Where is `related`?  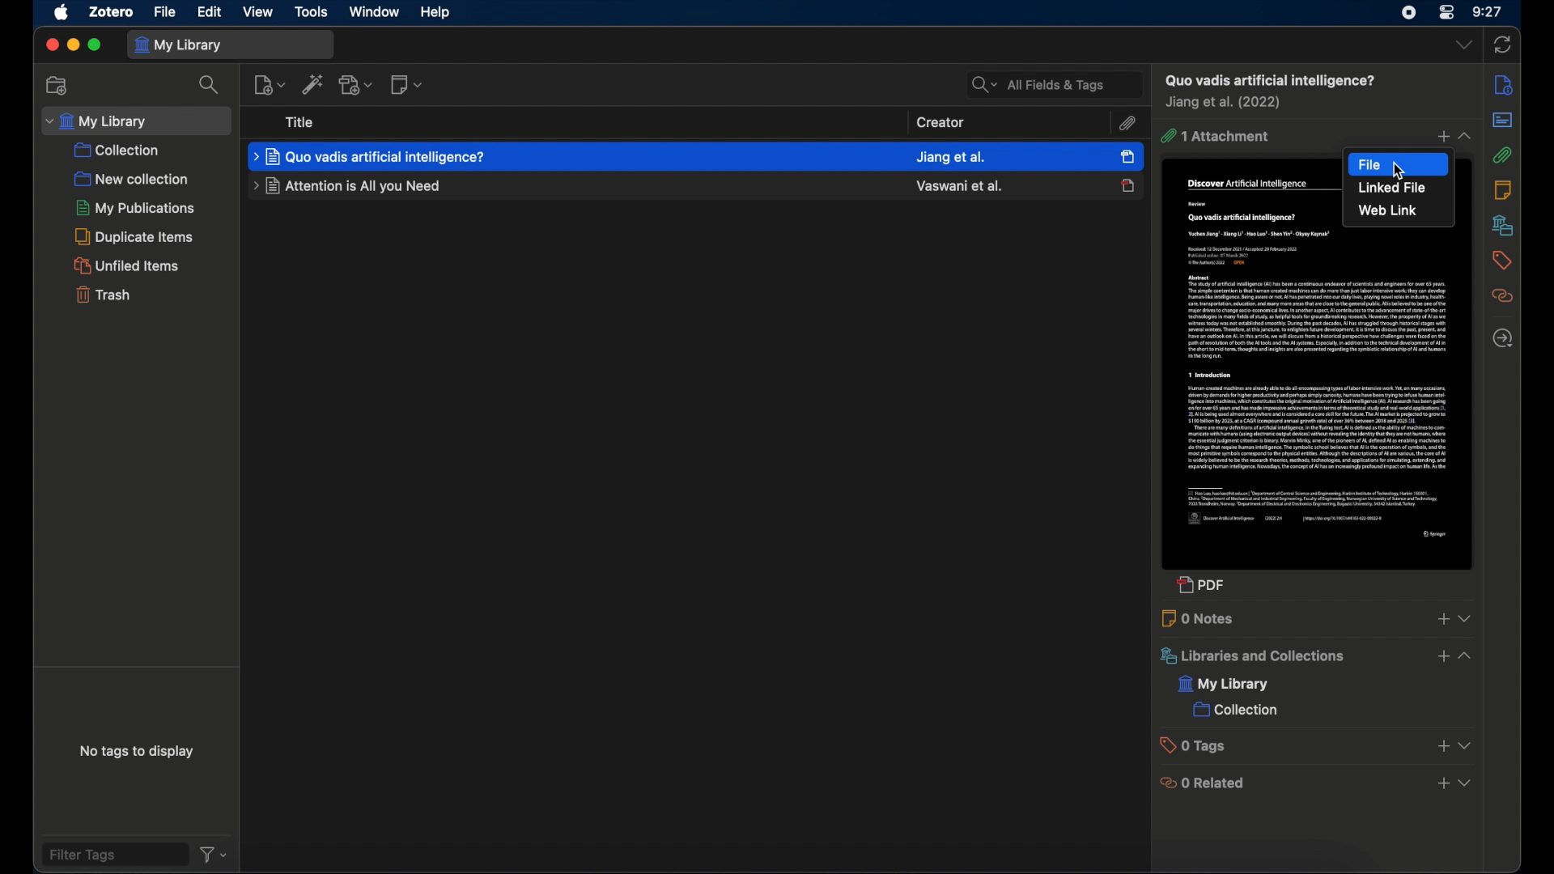
related is located at coordinates (1502, 296).